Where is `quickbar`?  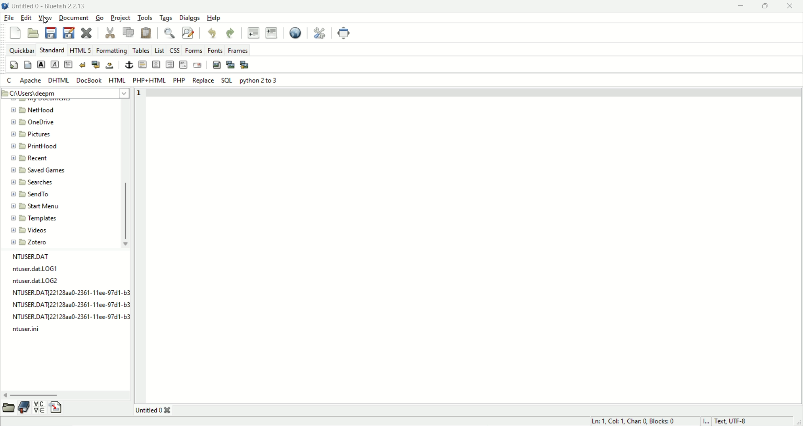 quickbar is located at coordinates (21, 49).